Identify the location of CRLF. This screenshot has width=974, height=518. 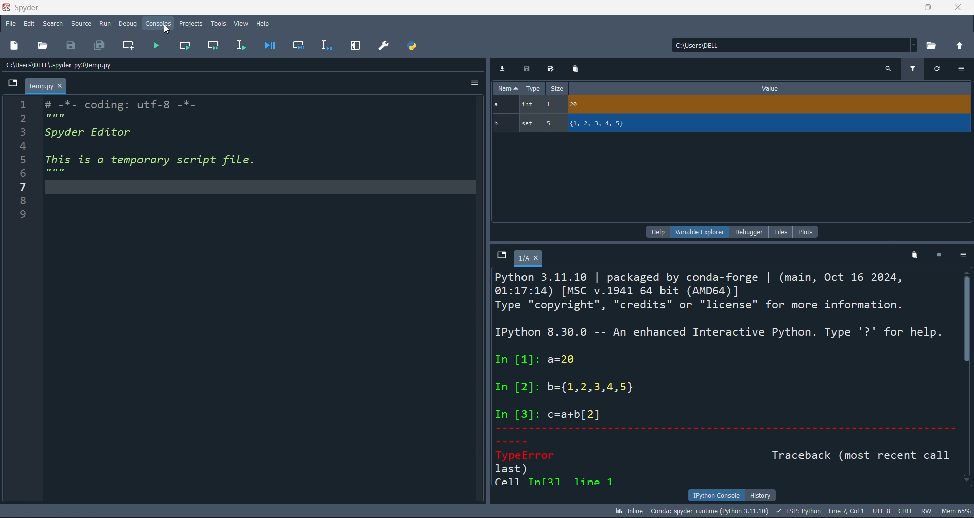
(905, 511).